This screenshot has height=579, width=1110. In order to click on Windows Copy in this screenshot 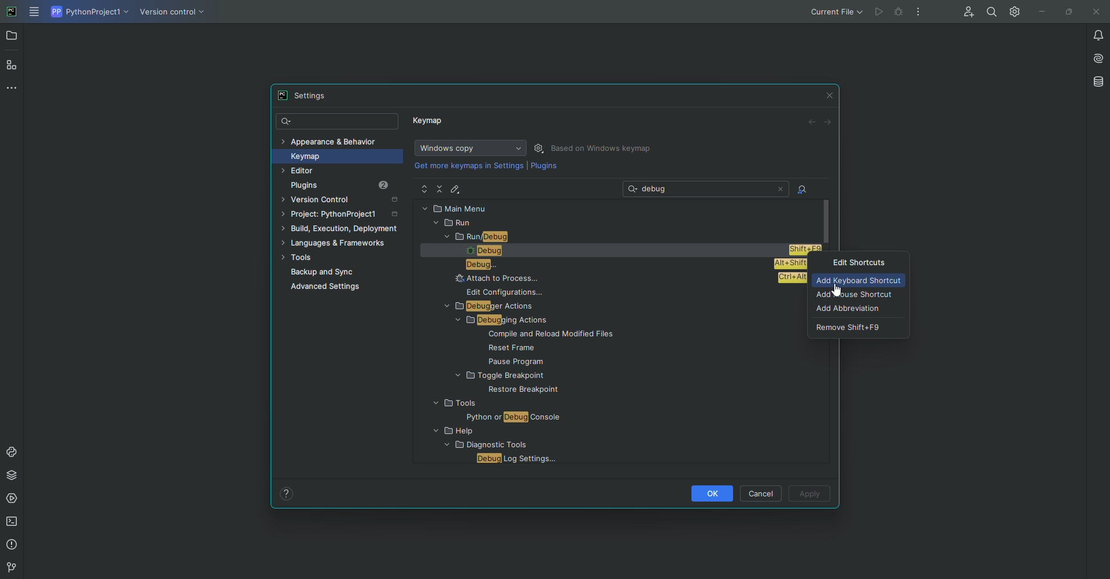, I will do `click(468, 148)`.